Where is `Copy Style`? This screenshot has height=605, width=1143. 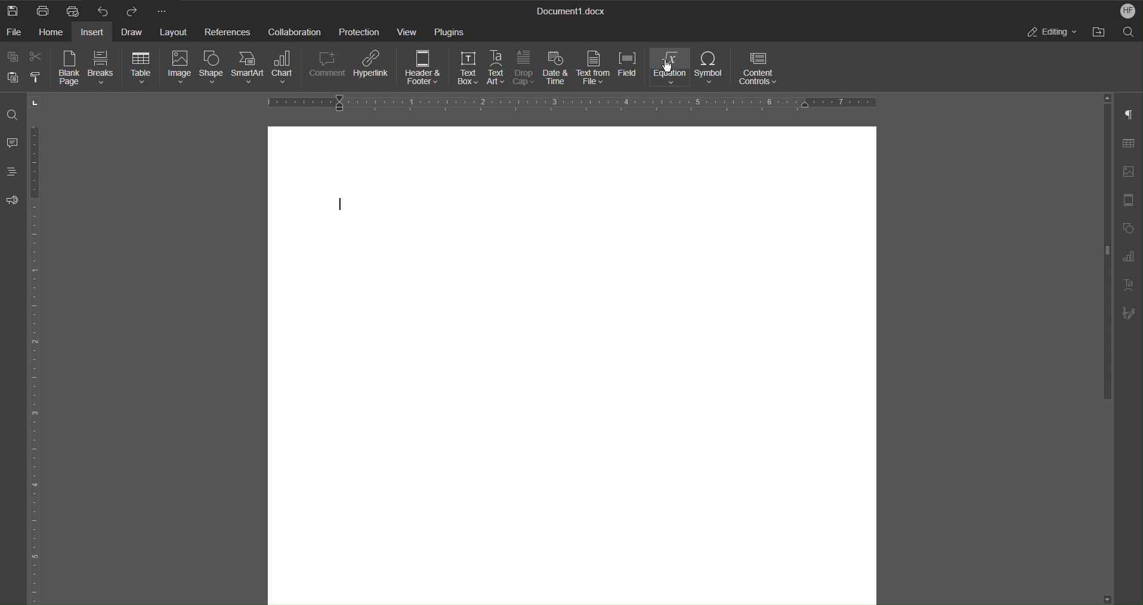
Copy Style is located at coordinates (36, 78).